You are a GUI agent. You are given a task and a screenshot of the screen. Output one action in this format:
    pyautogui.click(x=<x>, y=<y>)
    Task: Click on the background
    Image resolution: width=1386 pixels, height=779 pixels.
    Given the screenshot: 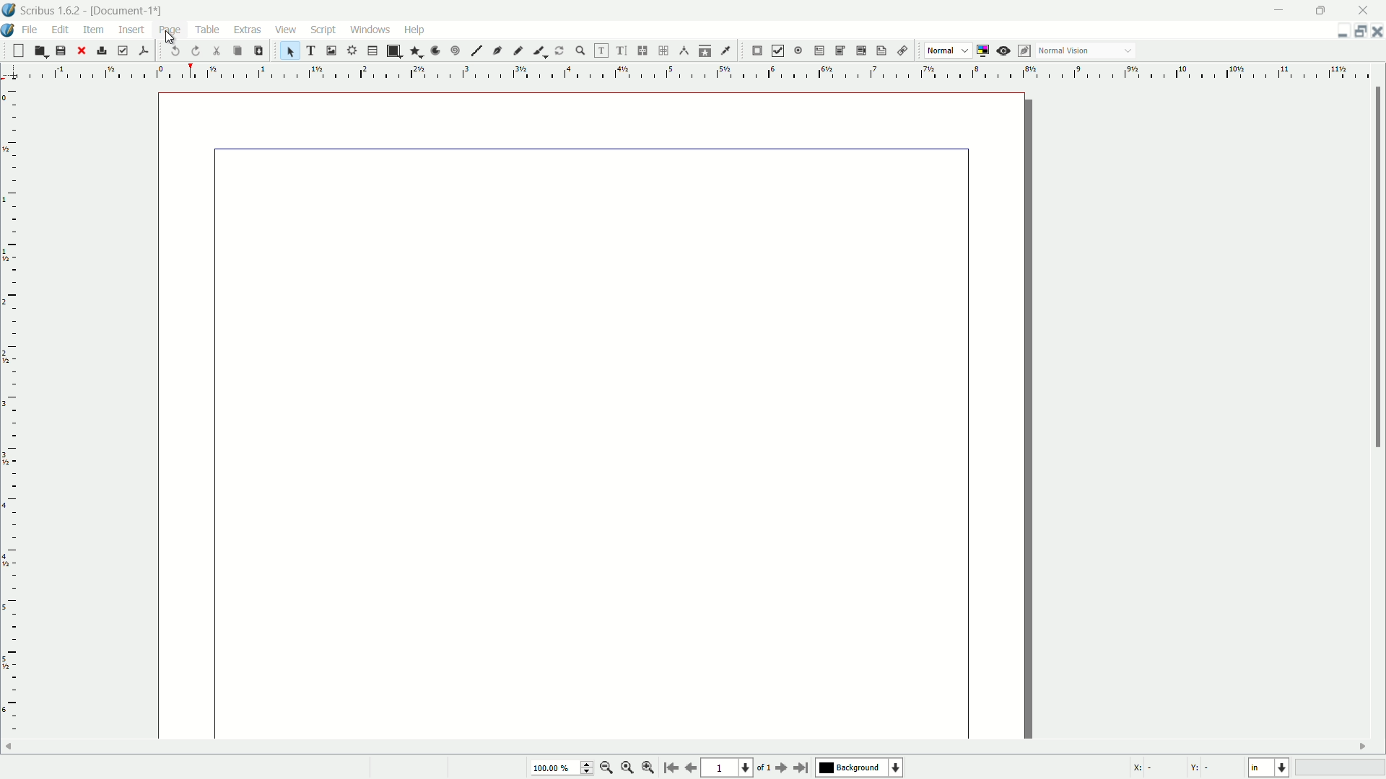 What is the action you would take?
    pyautogui.click(x=861, y=768)
    